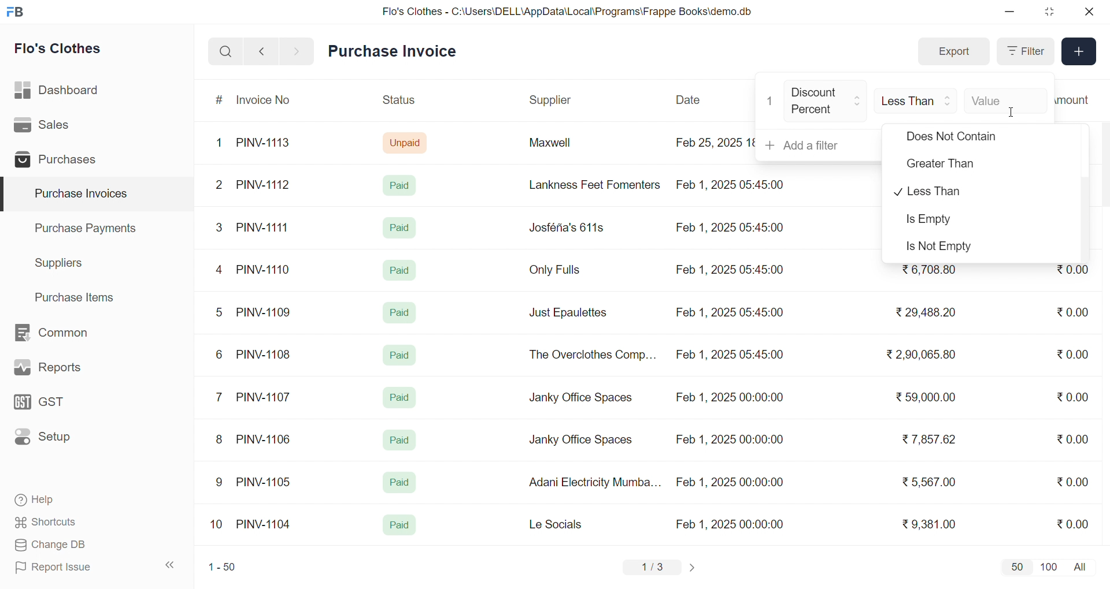 This screenshot has width=1110, height=589. Describe the element at coordinates (222, 568) in the screenshot. I see `1-50` at that location.